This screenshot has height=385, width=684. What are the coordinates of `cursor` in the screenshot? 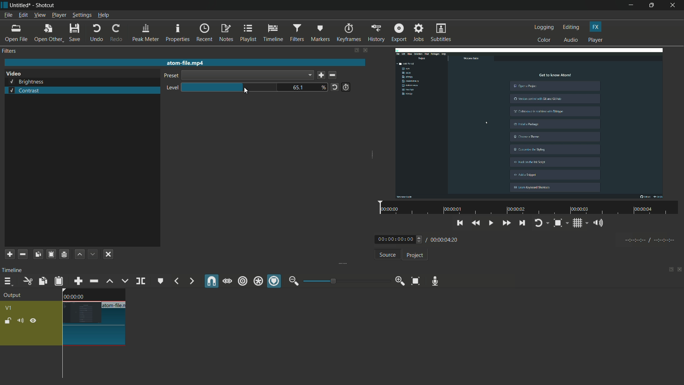 It's located at (245, 91).